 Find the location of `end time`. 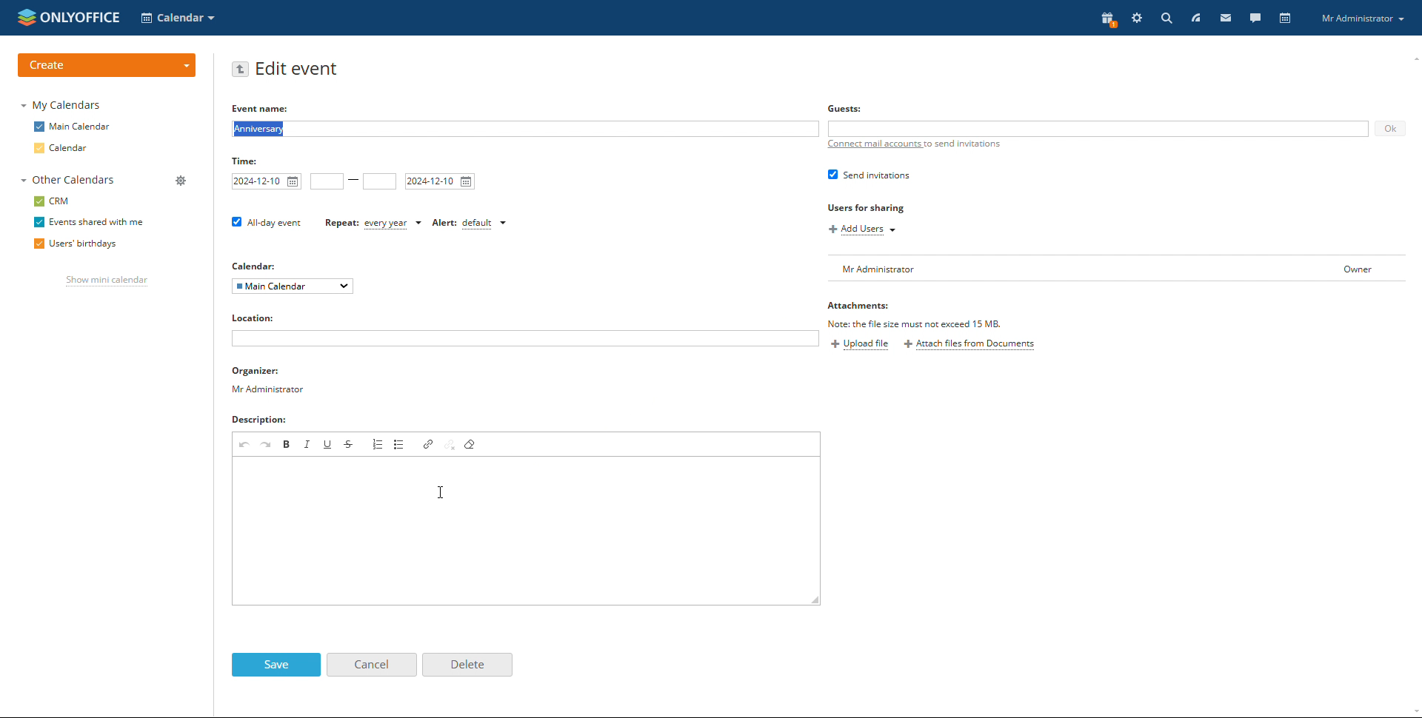

end time is located at coordinates (380, 181).